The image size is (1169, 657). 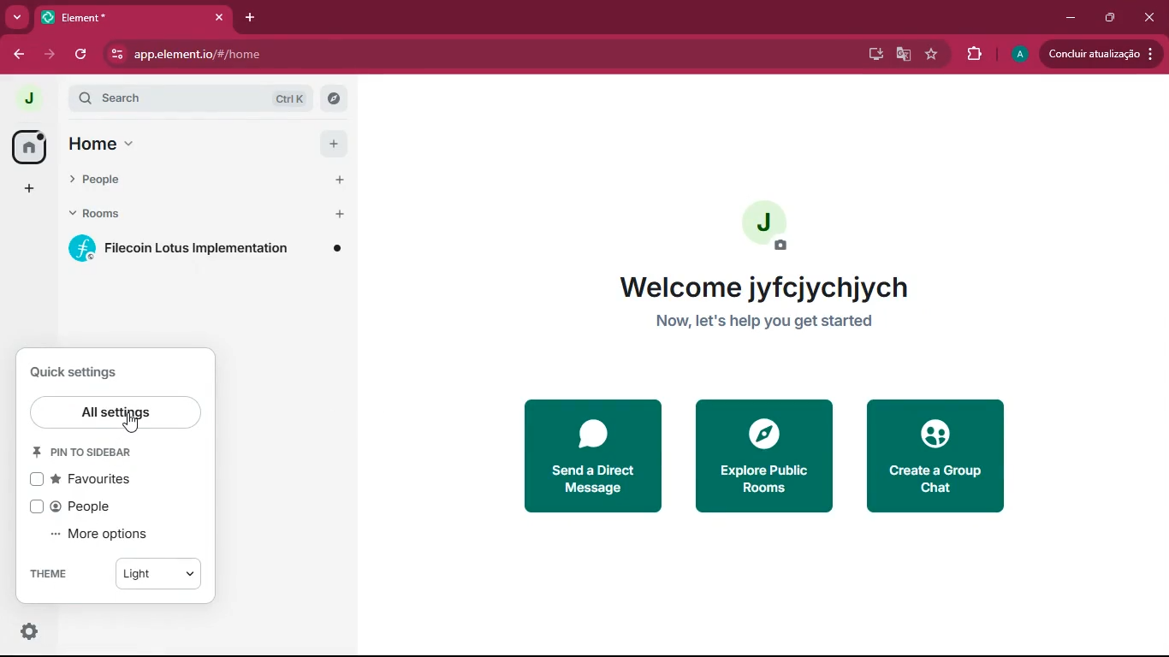 I want to click on pin, so click(x=98, y=453).